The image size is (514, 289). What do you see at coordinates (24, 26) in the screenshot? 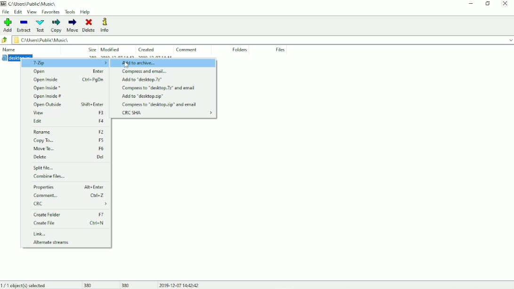
I see `Extract` at bounding box center [24, 26].